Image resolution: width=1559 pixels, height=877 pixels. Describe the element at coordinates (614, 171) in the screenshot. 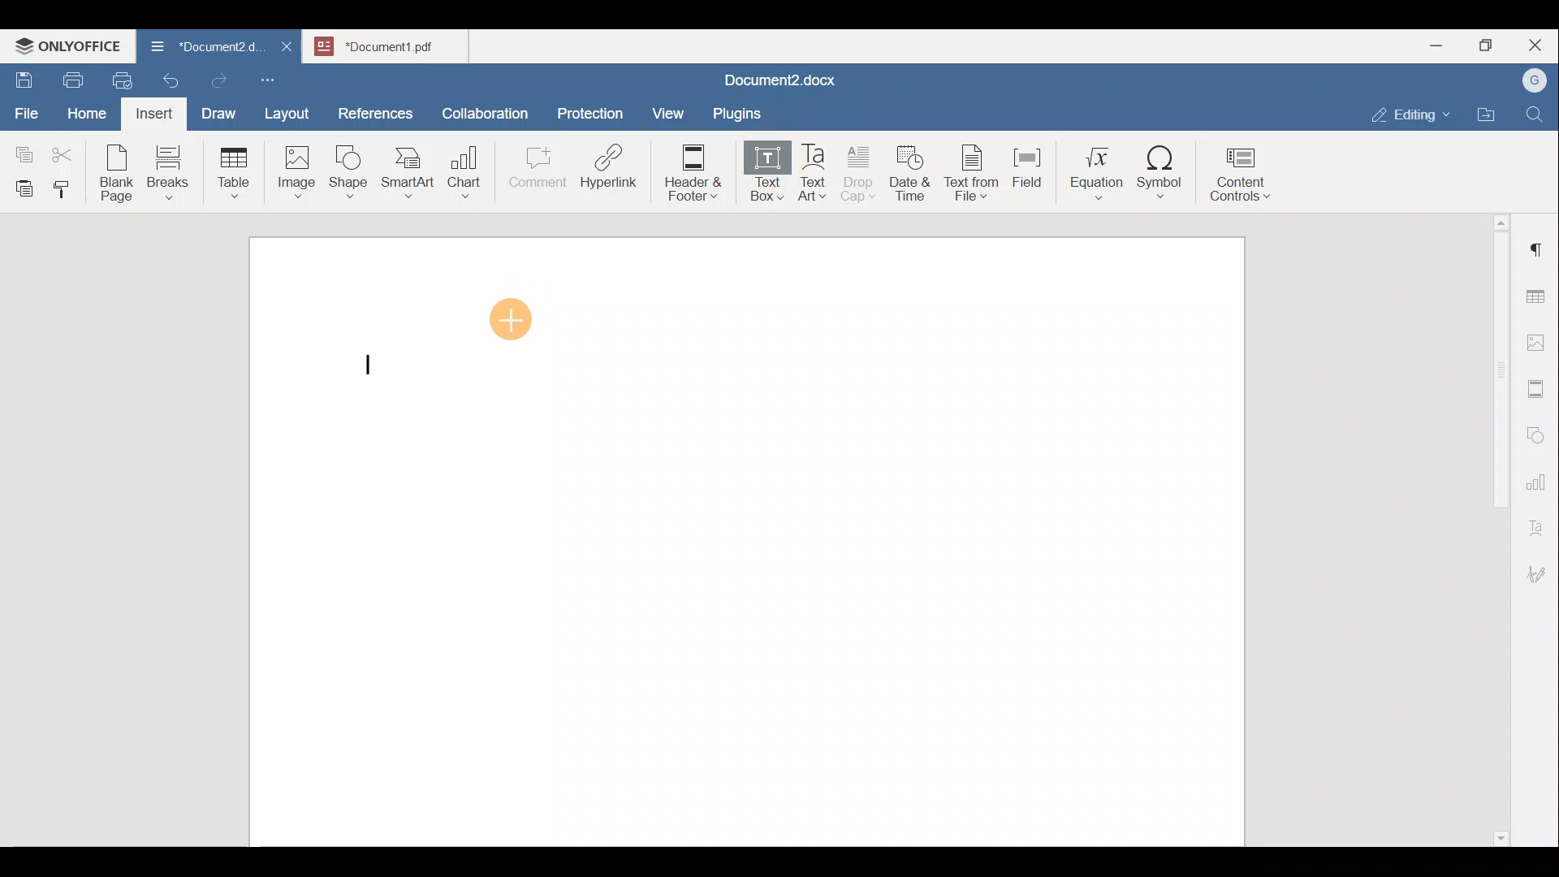

I see `Hyperlink` at that location.